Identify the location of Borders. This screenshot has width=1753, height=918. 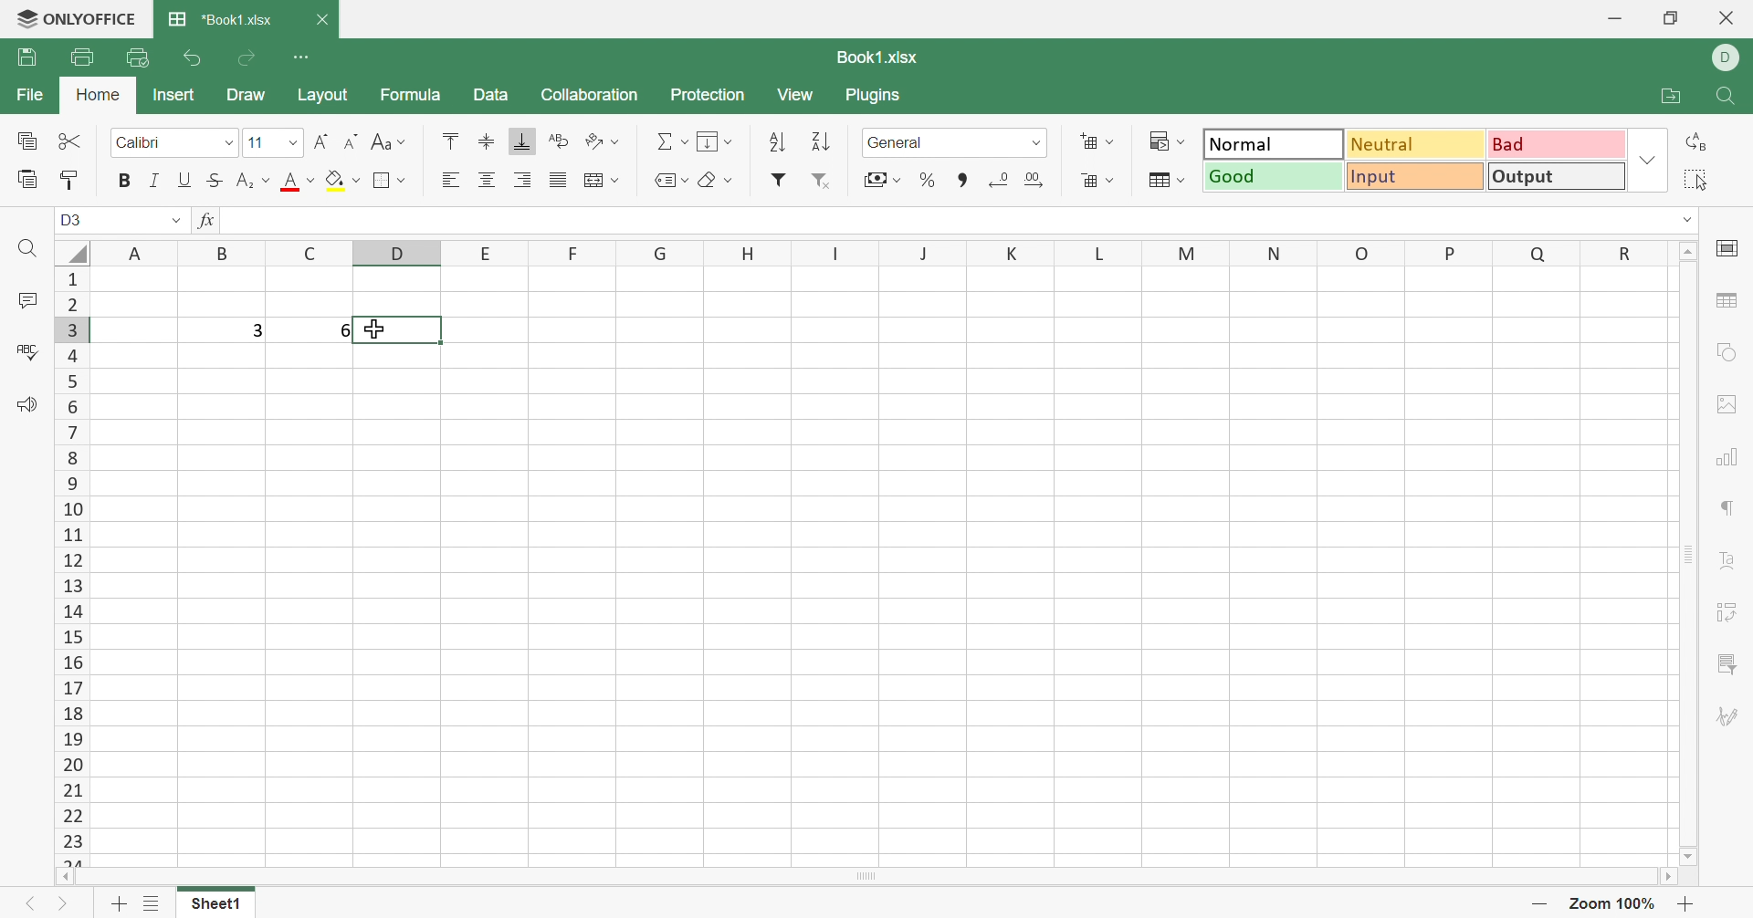
(389, 181).